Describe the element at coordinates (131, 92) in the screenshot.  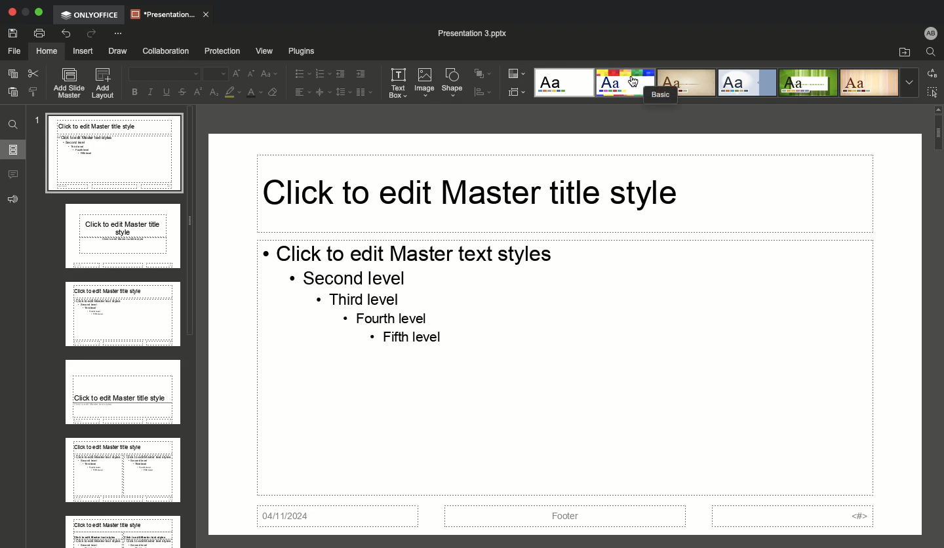
I see `Bold` at that location.